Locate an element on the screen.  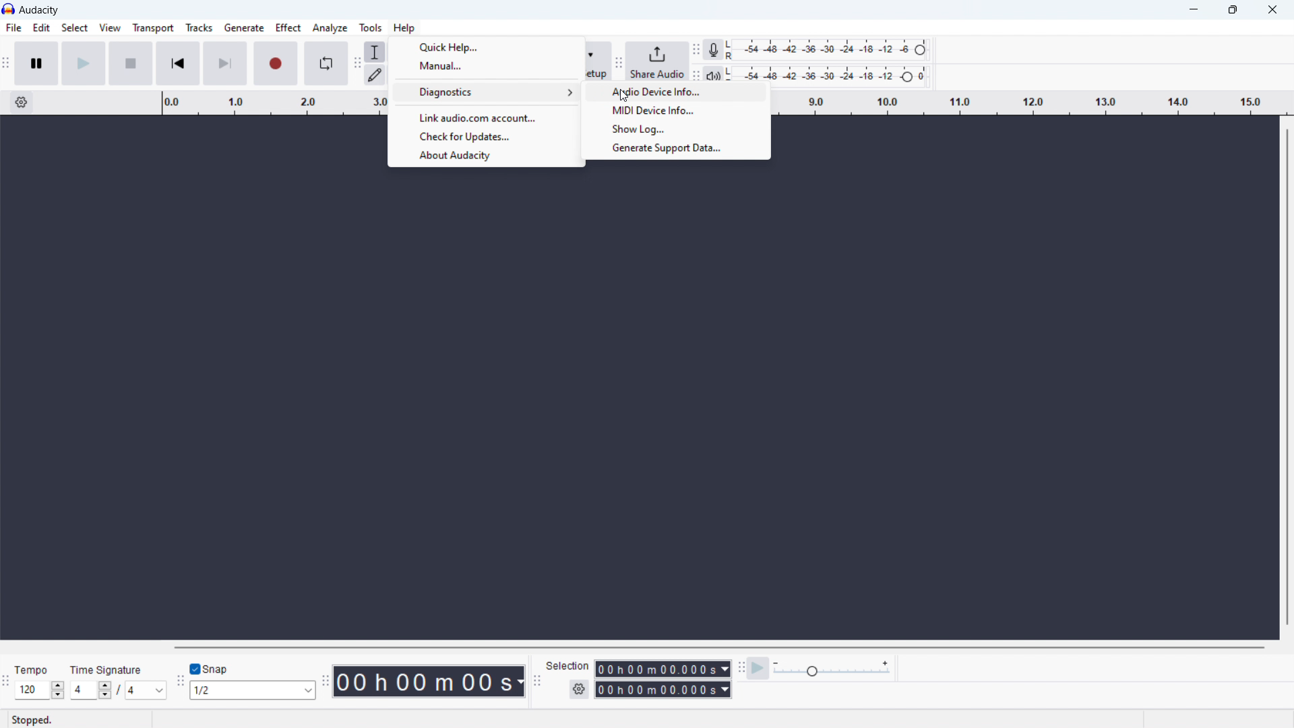
check for updates is located at coordinates (487, 138).